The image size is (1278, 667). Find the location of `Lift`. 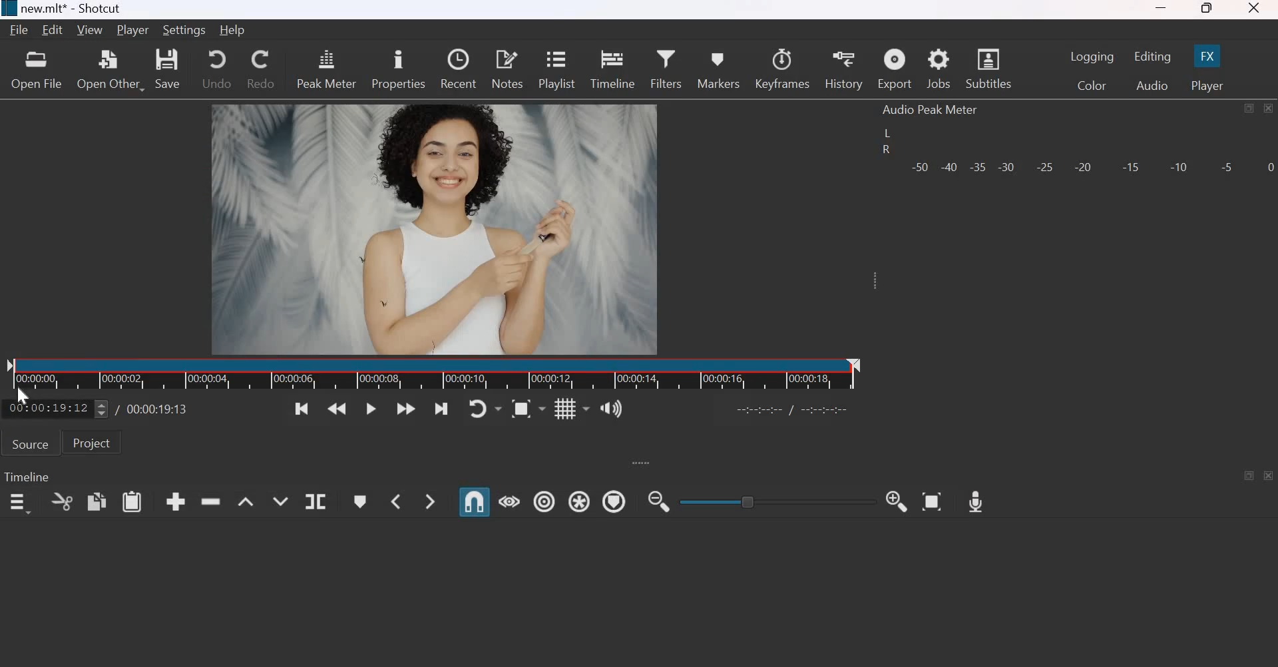

Lift is located at coordinates (246, 501).